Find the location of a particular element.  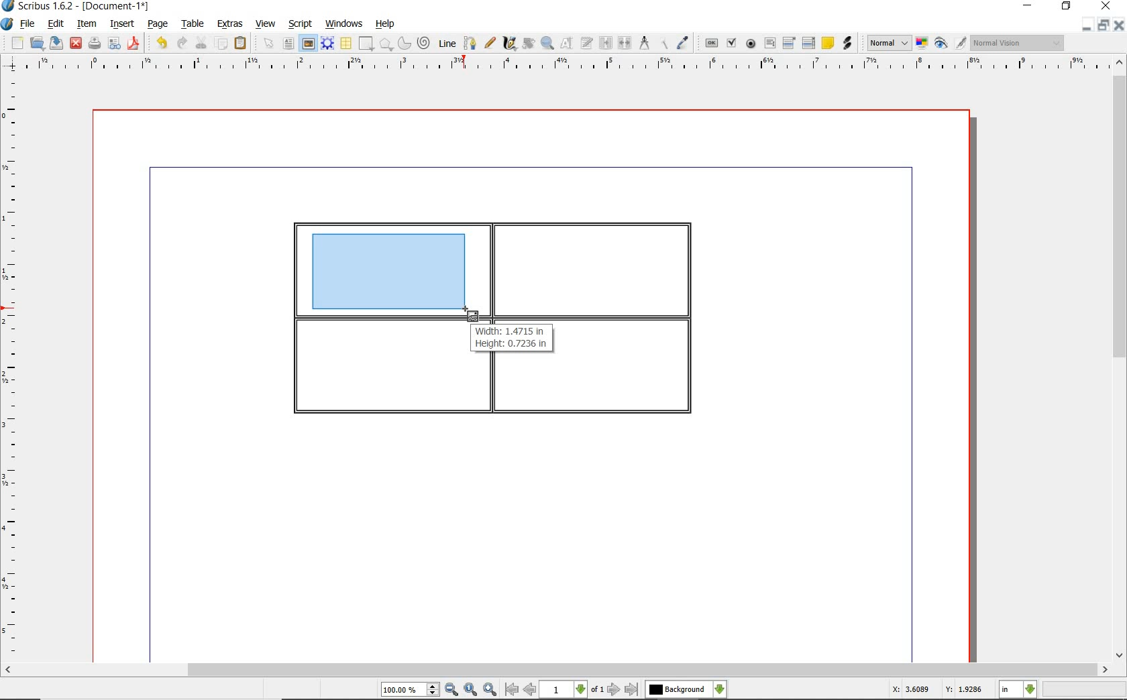

unlink text frames is located at coordinates (626, 43).